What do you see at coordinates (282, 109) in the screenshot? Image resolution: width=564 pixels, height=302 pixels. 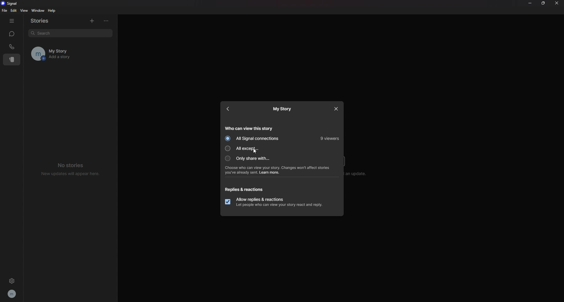 I see `my story` at bounding box center [282, 109].